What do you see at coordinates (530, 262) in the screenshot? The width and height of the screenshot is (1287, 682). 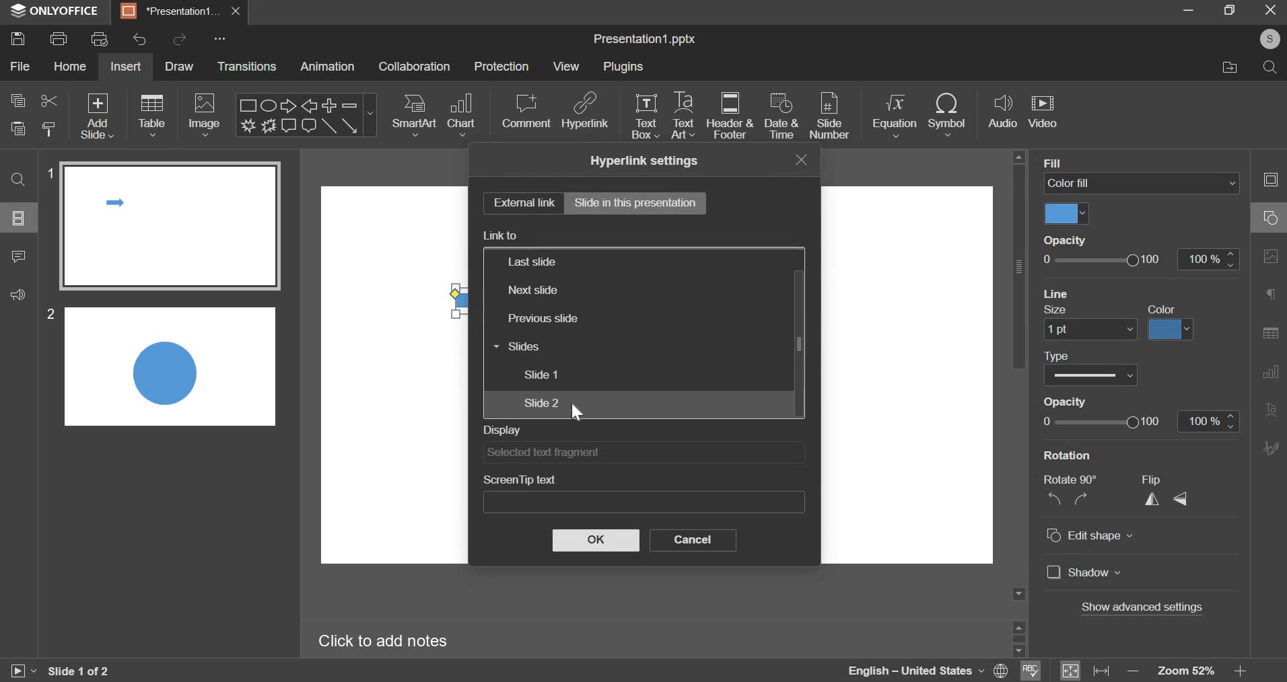 I see `last slide` at bounding box center [530, 262].